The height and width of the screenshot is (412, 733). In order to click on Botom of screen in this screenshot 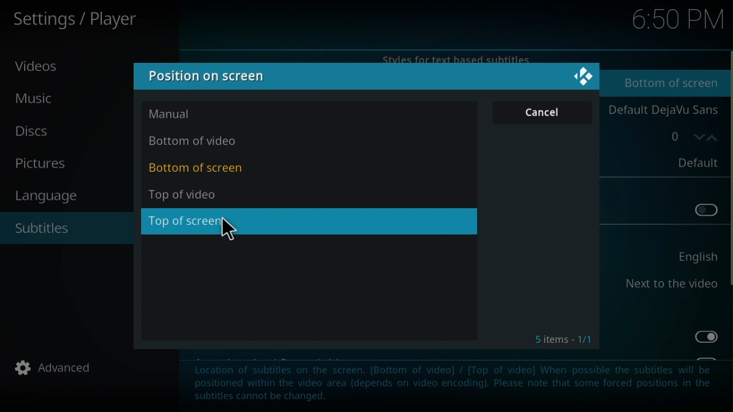, I will do `click(200, 169)`.